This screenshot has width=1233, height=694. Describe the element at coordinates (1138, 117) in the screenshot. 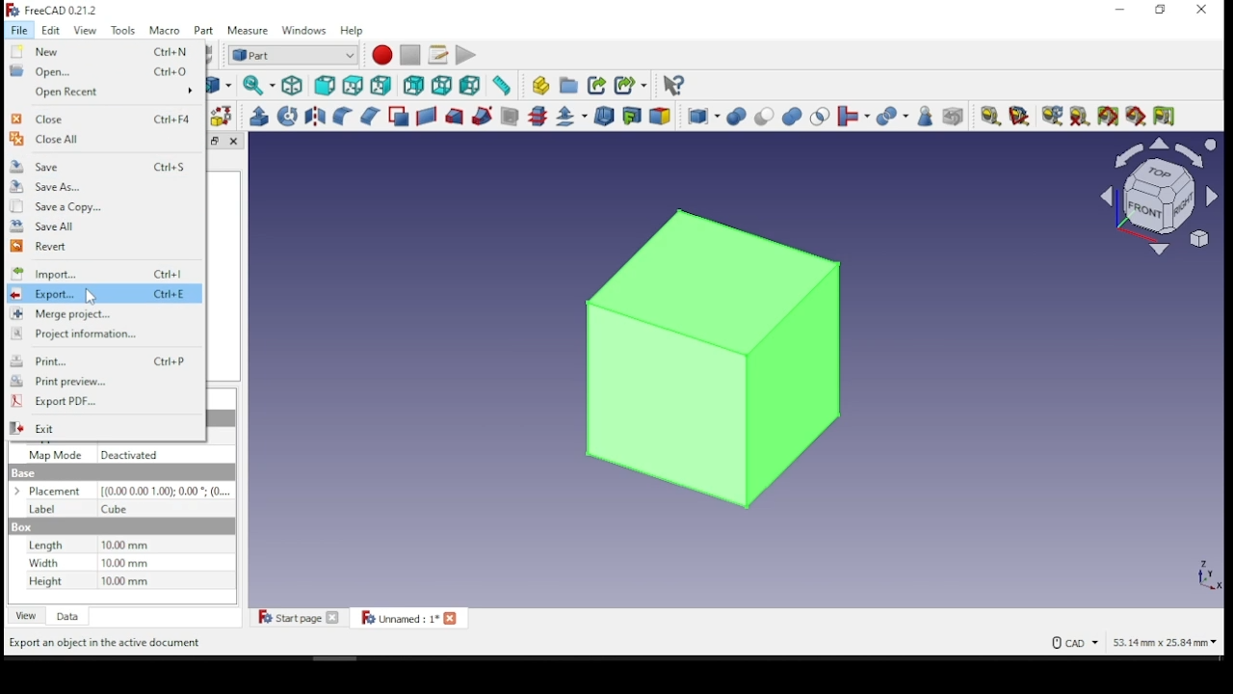

I see `toggle 3D` at that location.